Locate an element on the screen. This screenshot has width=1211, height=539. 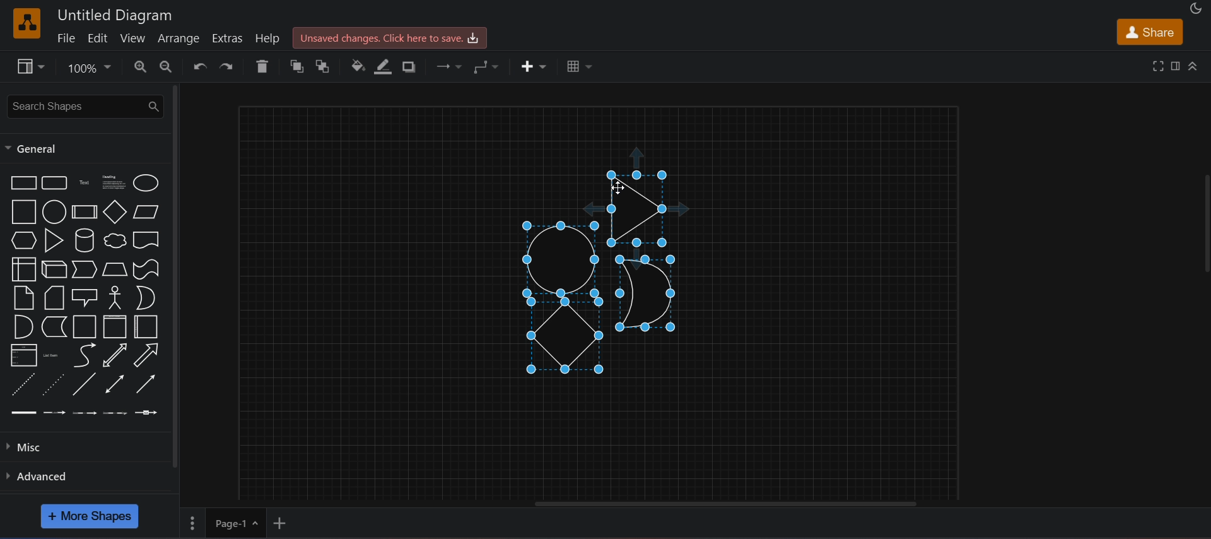
to back is located at coordinates (327, 66).